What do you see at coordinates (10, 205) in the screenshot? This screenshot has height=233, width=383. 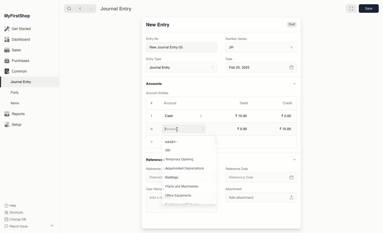 I see `Help` at bounding box center [10, 205].